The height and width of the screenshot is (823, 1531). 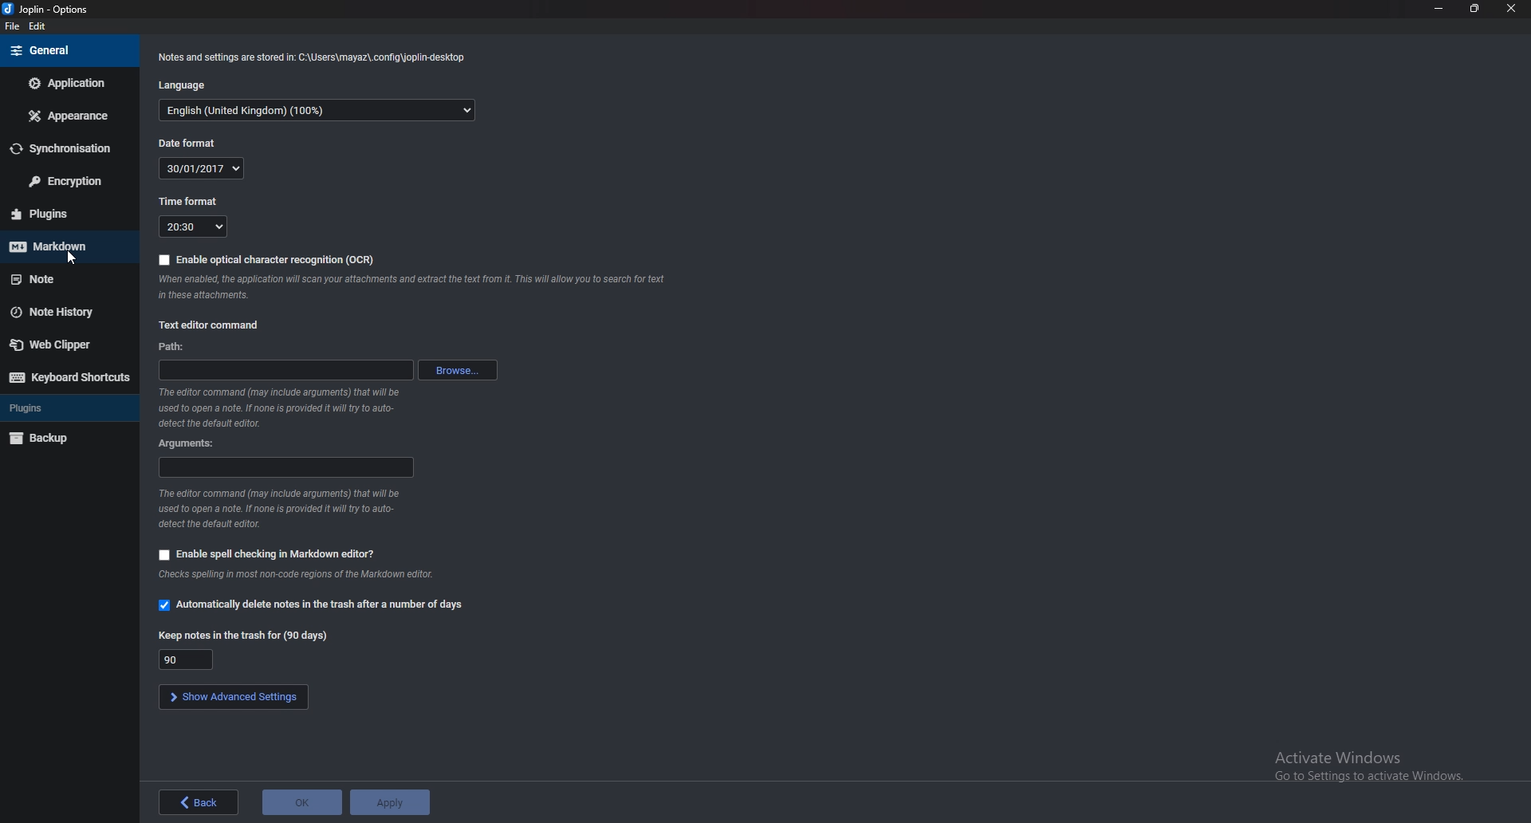 What do you see at coordinates (59, 282) in the screenshot?
I see `note` at bounding box center [59, 282].